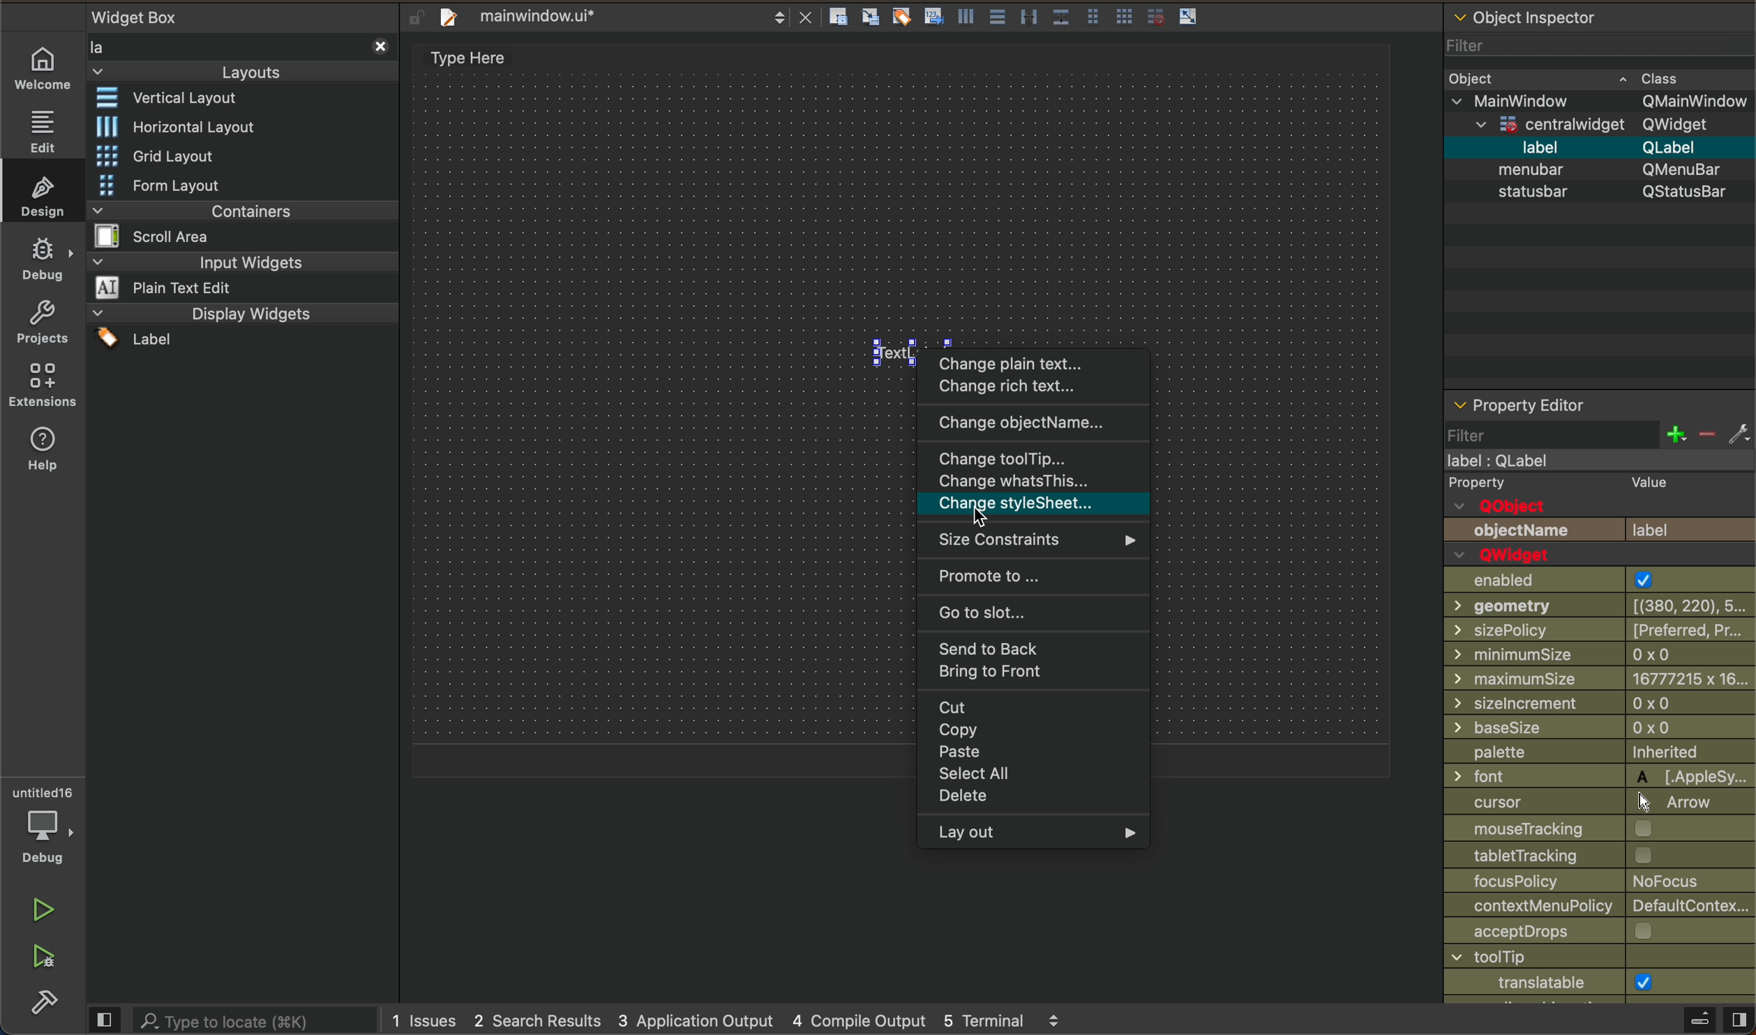  I want to click on lable, so click(919, 352).